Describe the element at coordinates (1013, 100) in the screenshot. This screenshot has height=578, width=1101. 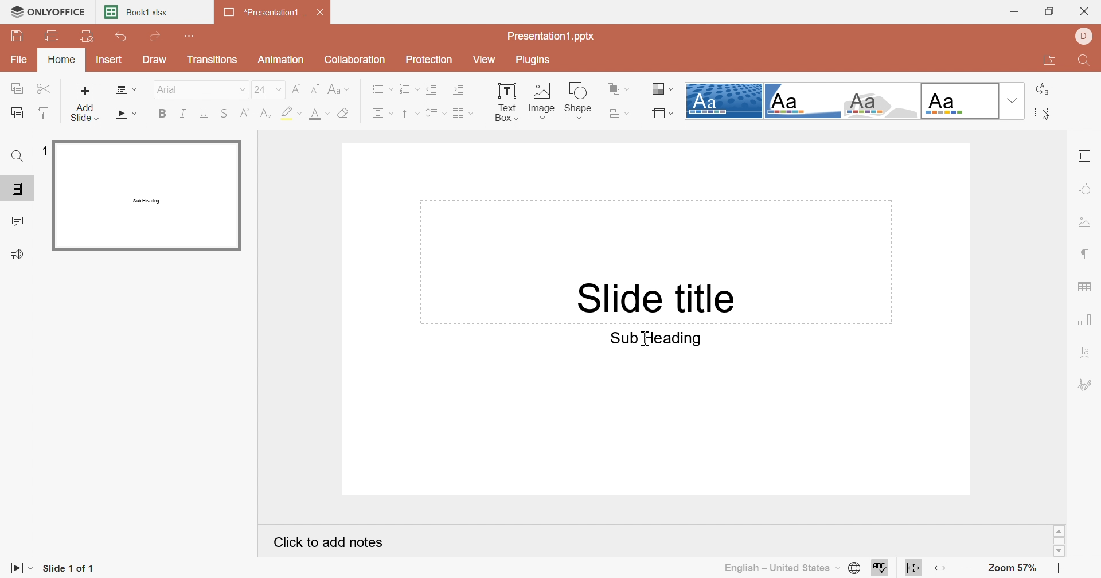
I see `Drop Down` at that location.